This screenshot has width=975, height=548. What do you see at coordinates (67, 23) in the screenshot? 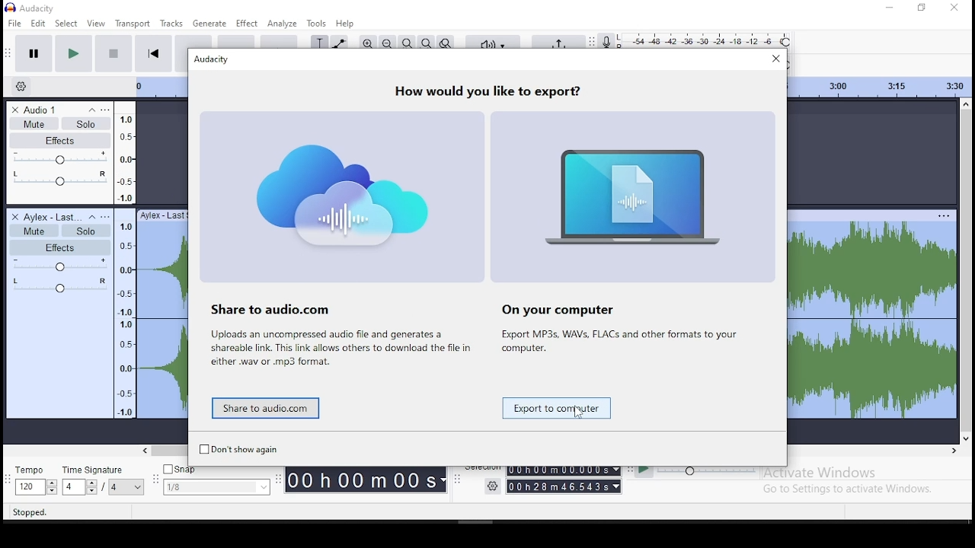
I see `select` at bounding box center [67, 23].